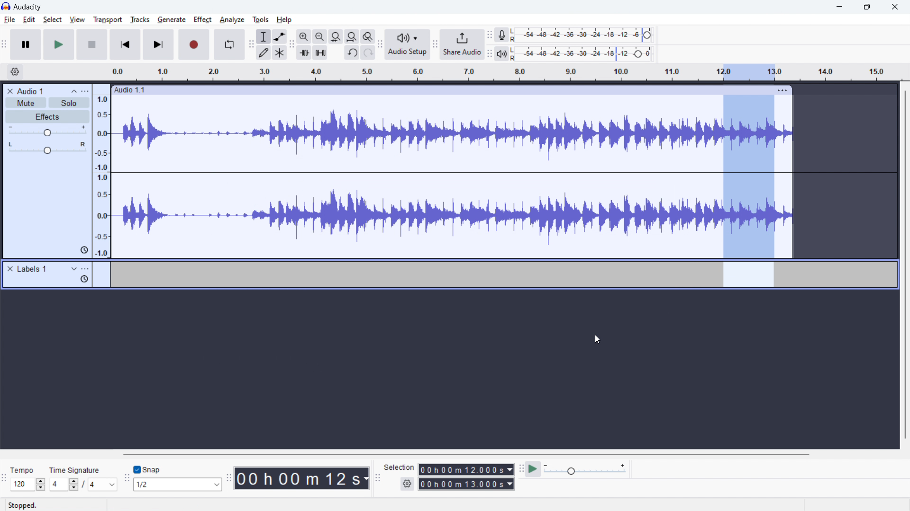 Image resolution: width=910 pixels, height=511 pixels. I want to click on share audio toolbar, so click(435, 45).